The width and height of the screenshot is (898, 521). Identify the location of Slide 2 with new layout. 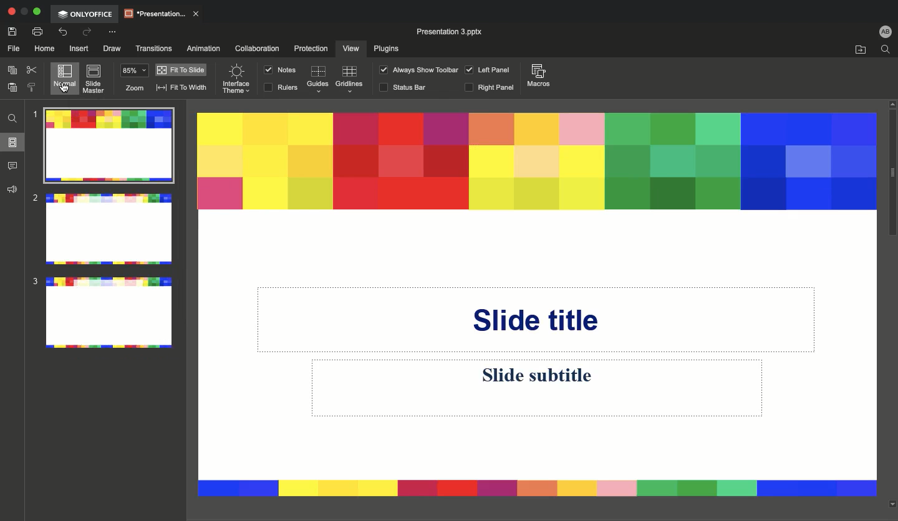
(104, 226).